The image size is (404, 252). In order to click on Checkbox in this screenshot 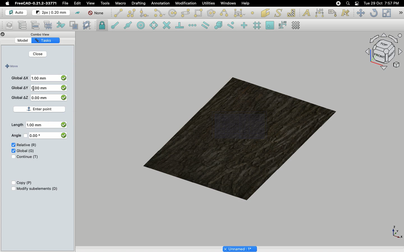, I will do `click(12, 183)`.